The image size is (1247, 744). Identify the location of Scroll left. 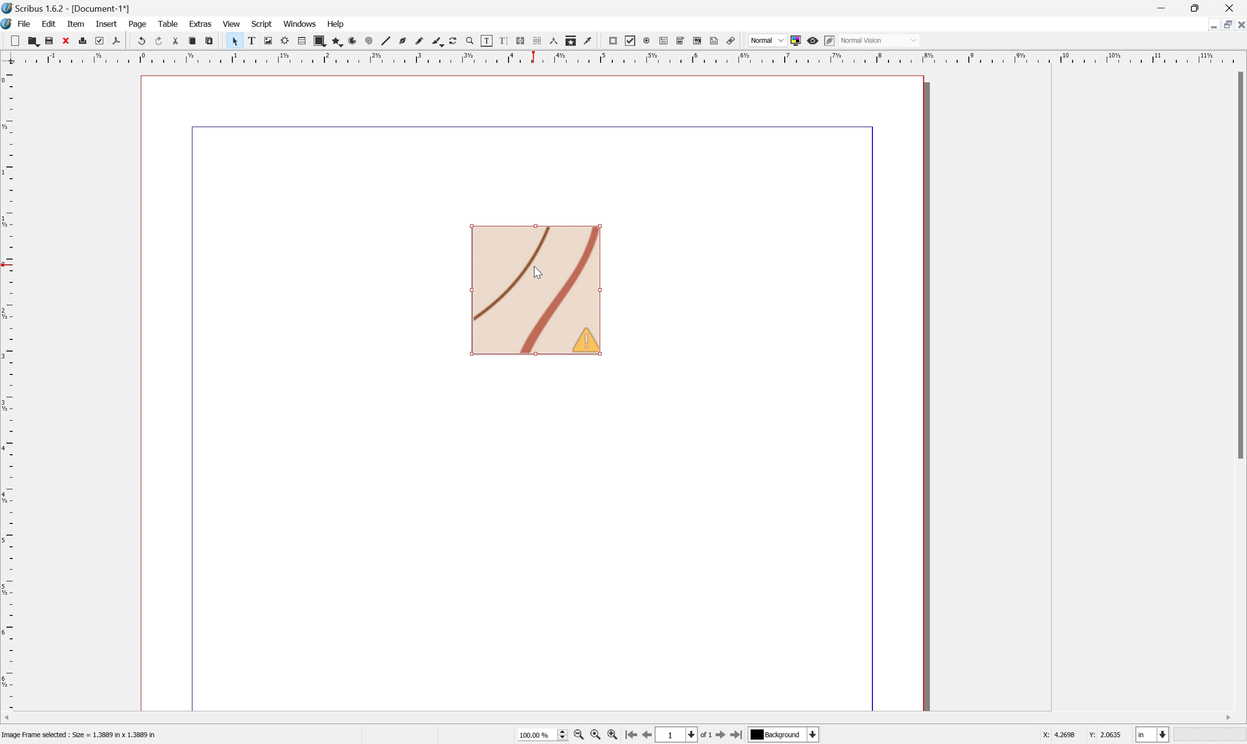
(9, 716).